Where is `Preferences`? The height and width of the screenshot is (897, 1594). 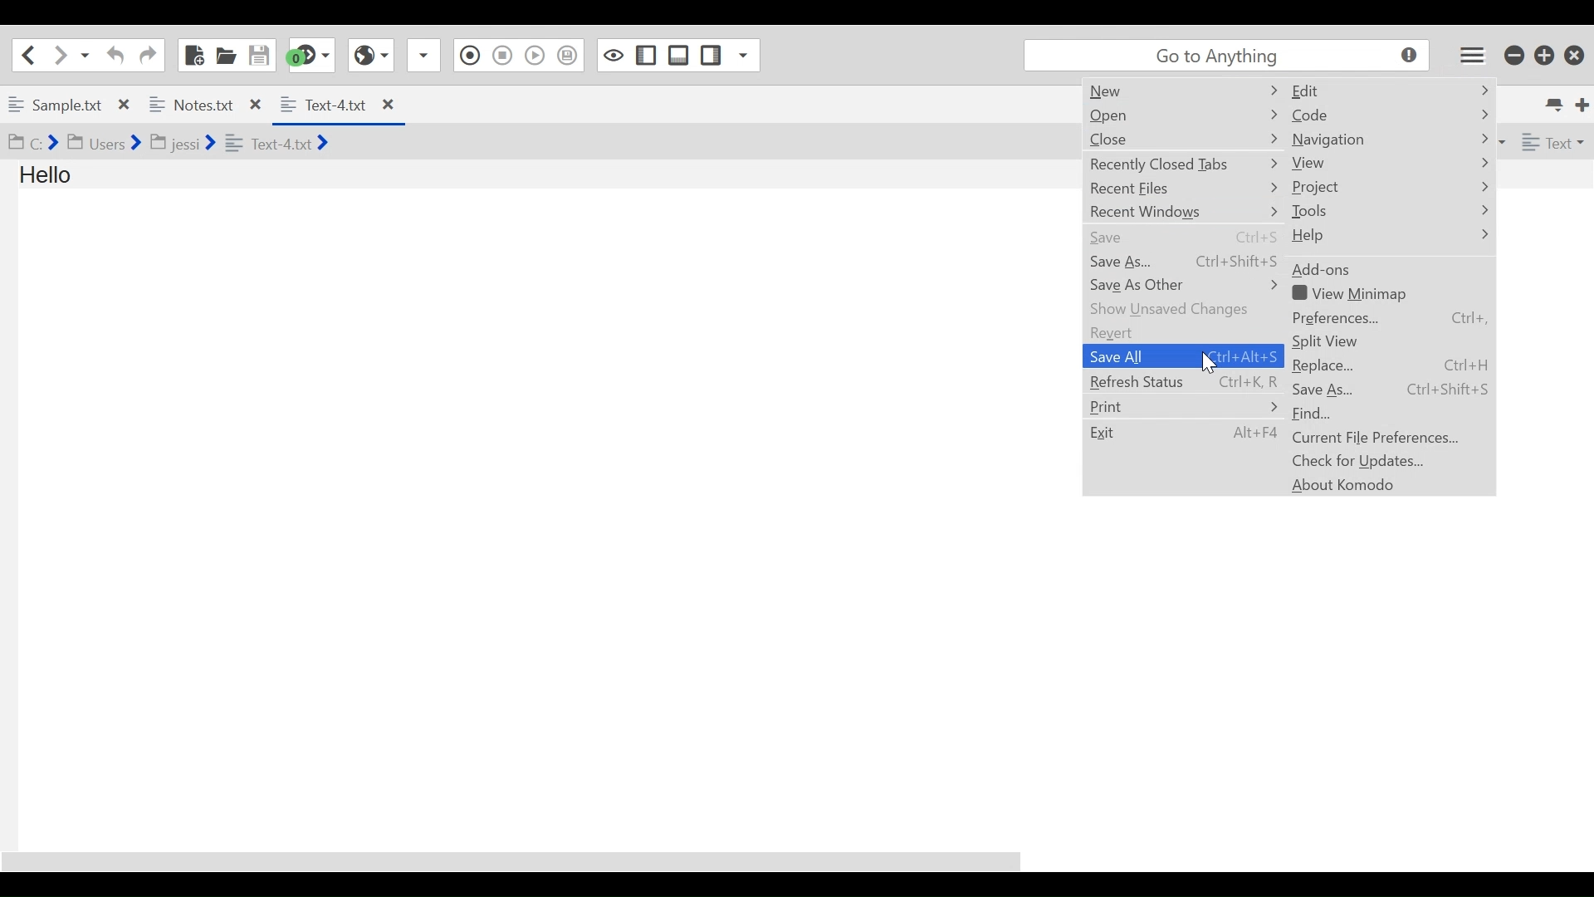
Preferences is located at coordinates (1389, 318).